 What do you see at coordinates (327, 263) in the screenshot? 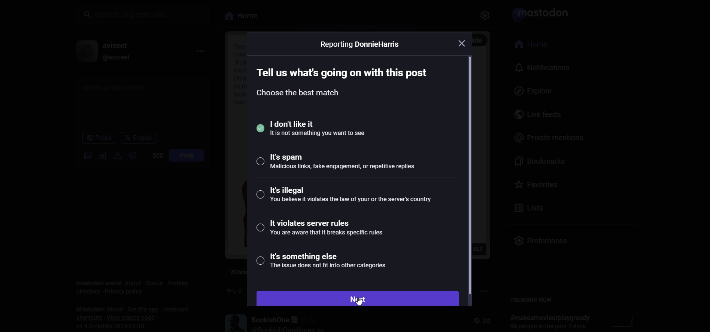
I see `It's something else
The issue does not fit into other categories` at bounding box center [327, 263].